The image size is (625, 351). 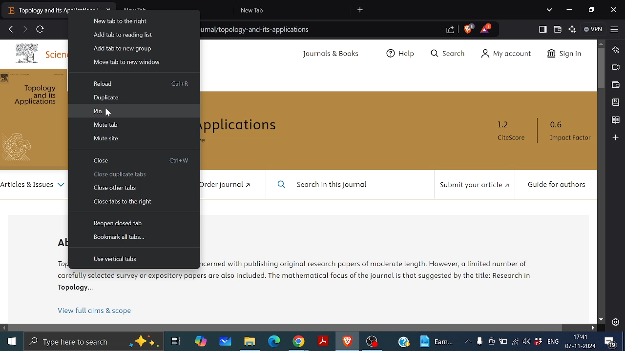 What do you see at coordinates (177, 342) in the screenshot?
I see `Task View` at bounding box center [177, 342].